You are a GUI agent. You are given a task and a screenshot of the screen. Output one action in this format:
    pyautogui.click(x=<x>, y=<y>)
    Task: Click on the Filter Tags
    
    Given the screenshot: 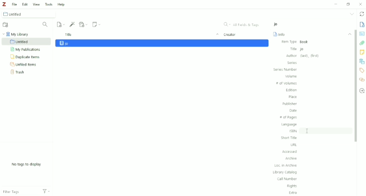 What is the action you would take?
    pyautogui.click(x=26, y=192)
    